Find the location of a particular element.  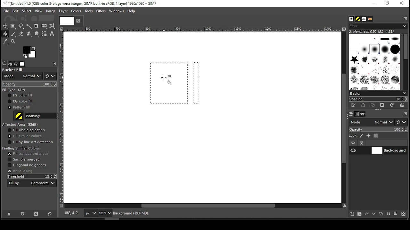

filters is located at coordinates (377, 26).